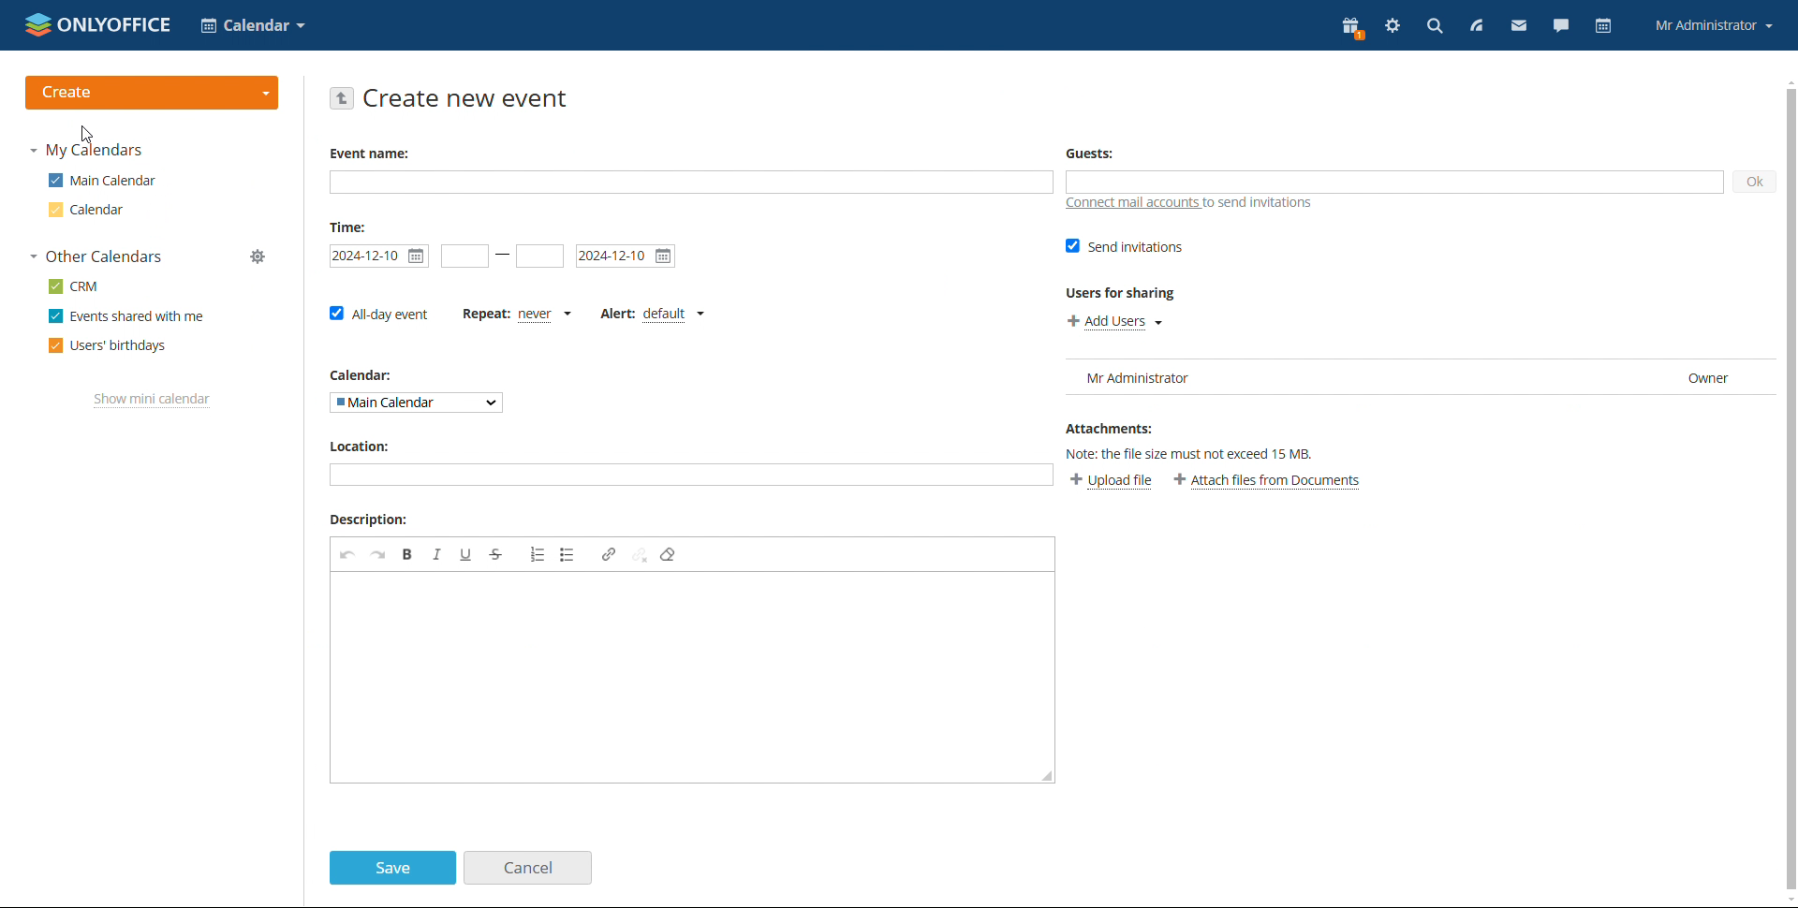 Image resolution: width=1798 pixels, height=908 pixels. Describe the element at coordinates (370, 519) in the screenshot. I see `Description:` at that location.